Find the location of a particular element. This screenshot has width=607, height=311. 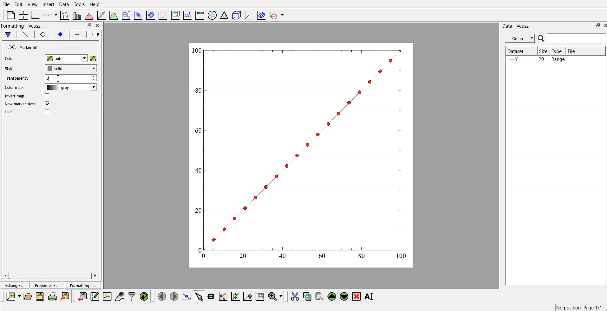

plot a 2d dataset as an is located at coordinates (138, 15).